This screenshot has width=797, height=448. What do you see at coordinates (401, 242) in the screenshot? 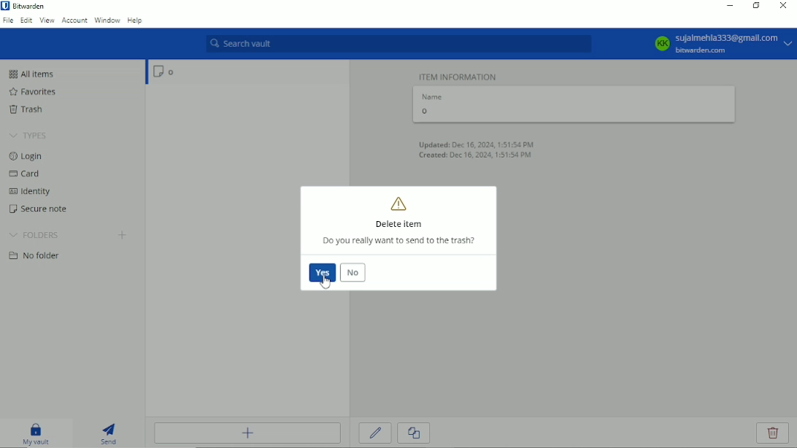
I see `Do you really want to send to the trash?` at bounding box center [401, 242].